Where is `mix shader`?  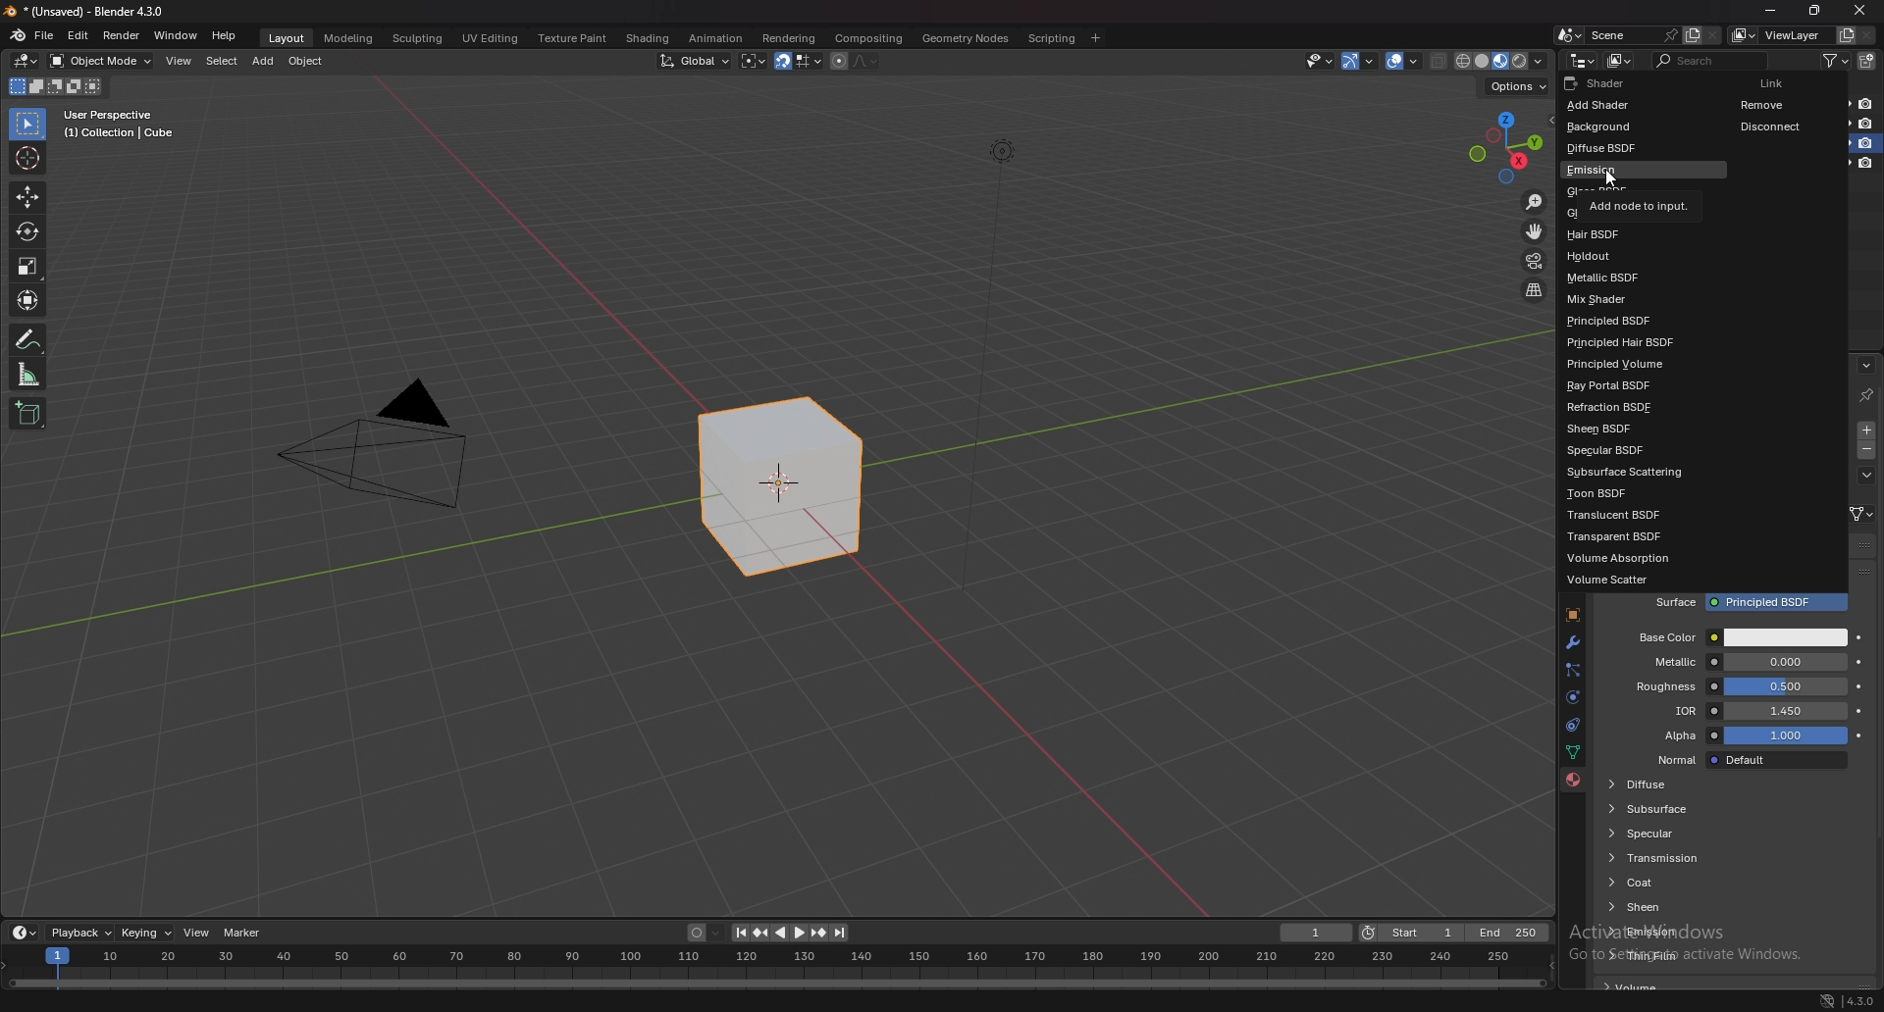
mix shader is located at coordinates (1628, 299).